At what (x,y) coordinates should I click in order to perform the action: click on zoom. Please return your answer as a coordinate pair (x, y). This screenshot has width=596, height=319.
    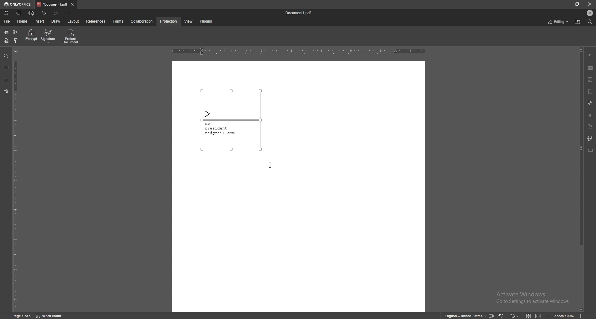
    Looking at the image, I should click on (560, 316).